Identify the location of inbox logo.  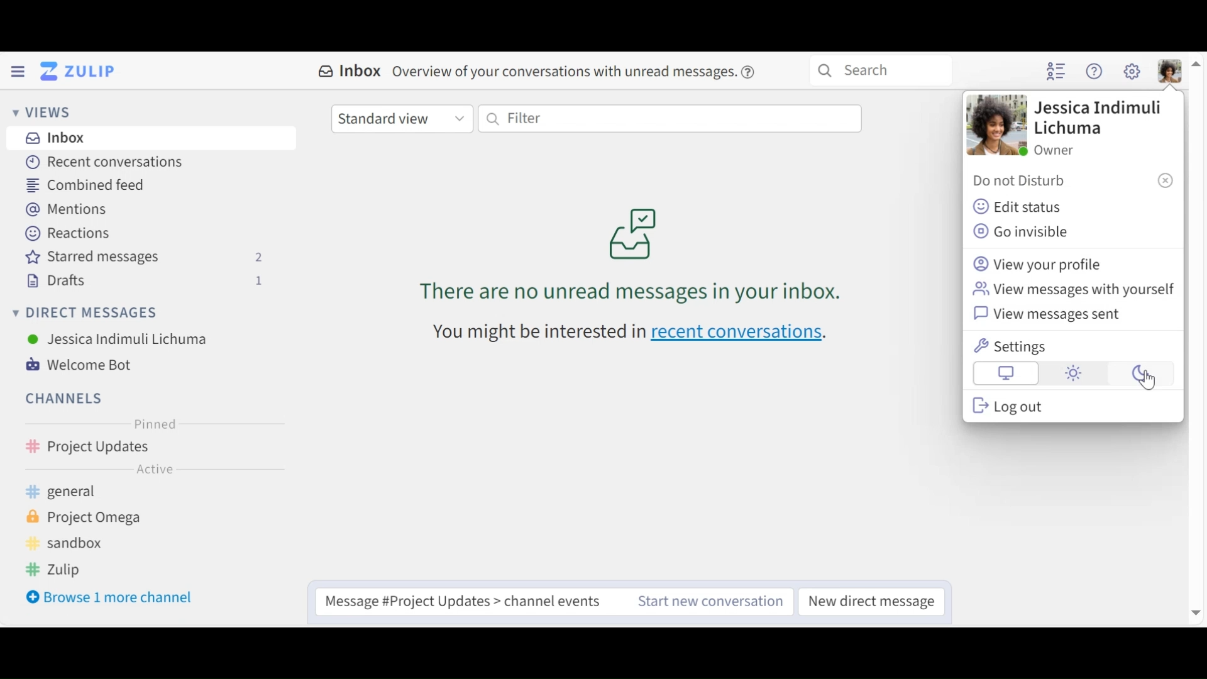
(633, 233).